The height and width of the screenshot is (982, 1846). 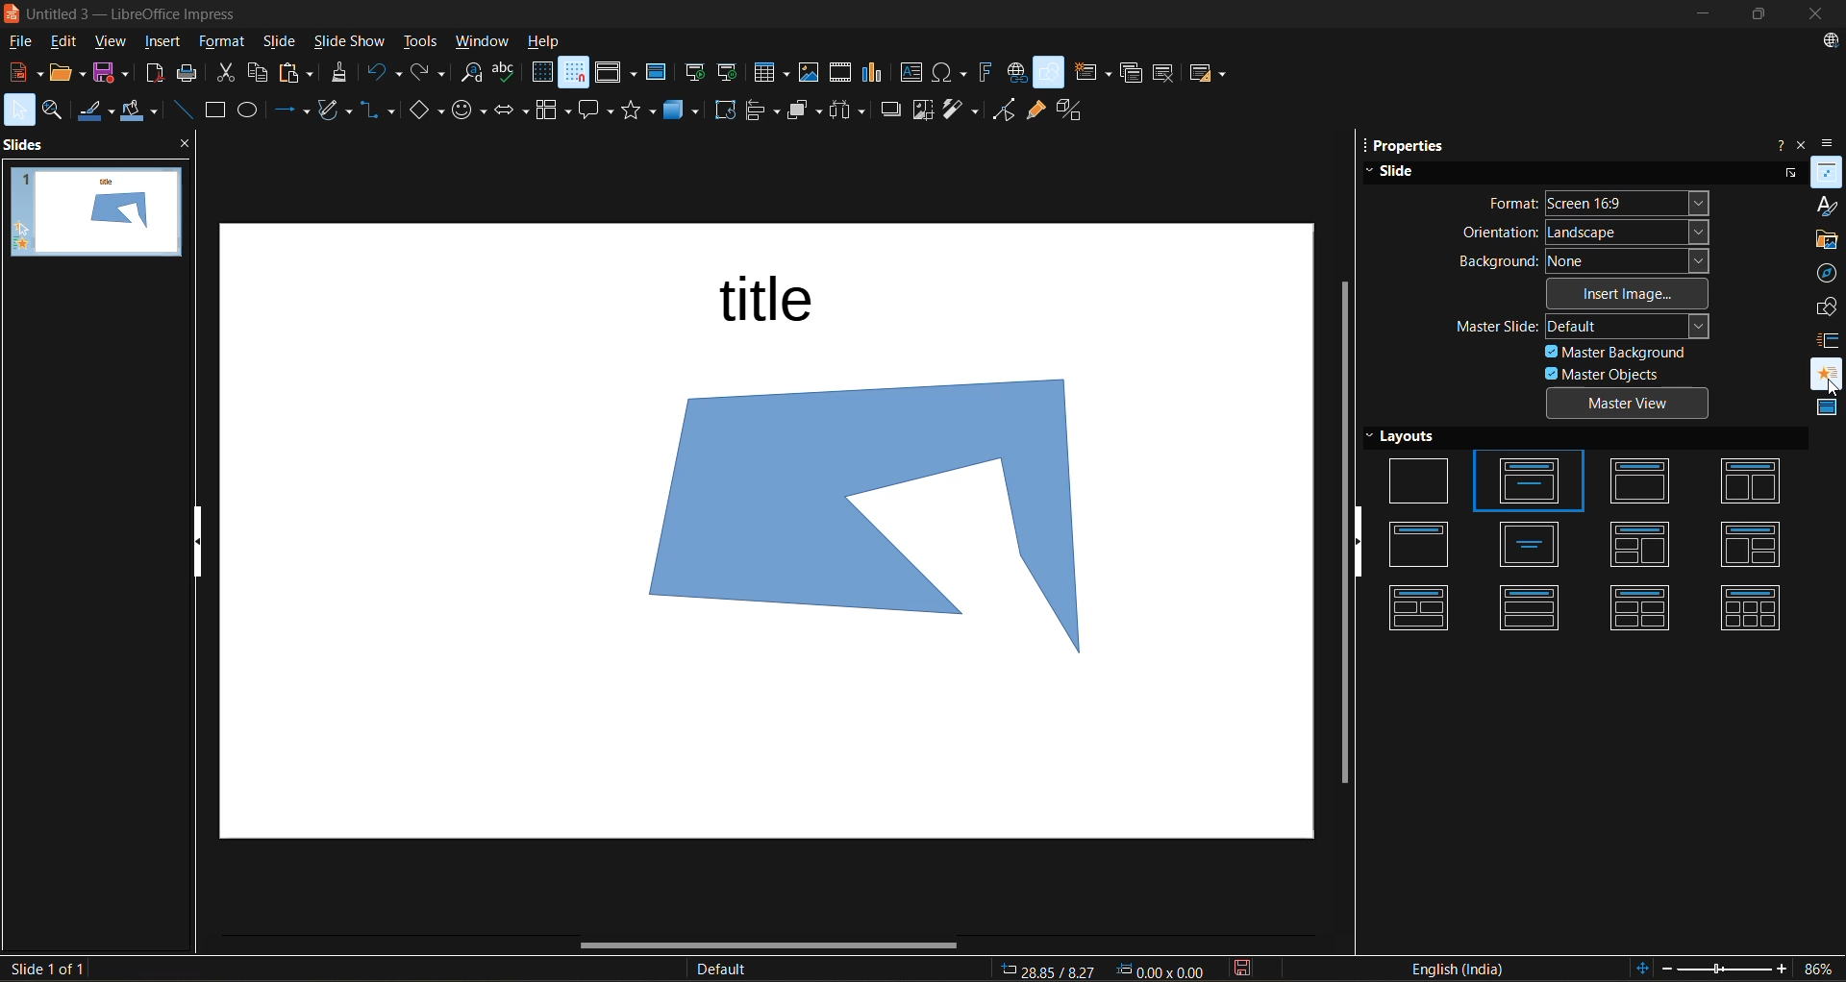 I want to click on window, so click(x=483, y=42).